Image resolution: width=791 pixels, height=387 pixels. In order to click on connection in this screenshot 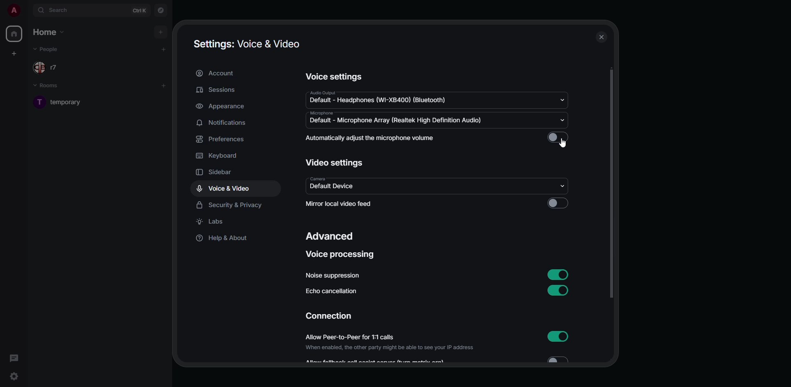, I will do `click(329, 316)`.